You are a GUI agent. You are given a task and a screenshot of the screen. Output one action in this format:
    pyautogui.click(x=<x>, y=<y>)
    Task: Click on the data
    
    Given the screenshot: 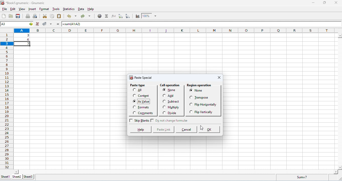 What is the action you would take?
    pyautogui.click(x=81, y=9)
    